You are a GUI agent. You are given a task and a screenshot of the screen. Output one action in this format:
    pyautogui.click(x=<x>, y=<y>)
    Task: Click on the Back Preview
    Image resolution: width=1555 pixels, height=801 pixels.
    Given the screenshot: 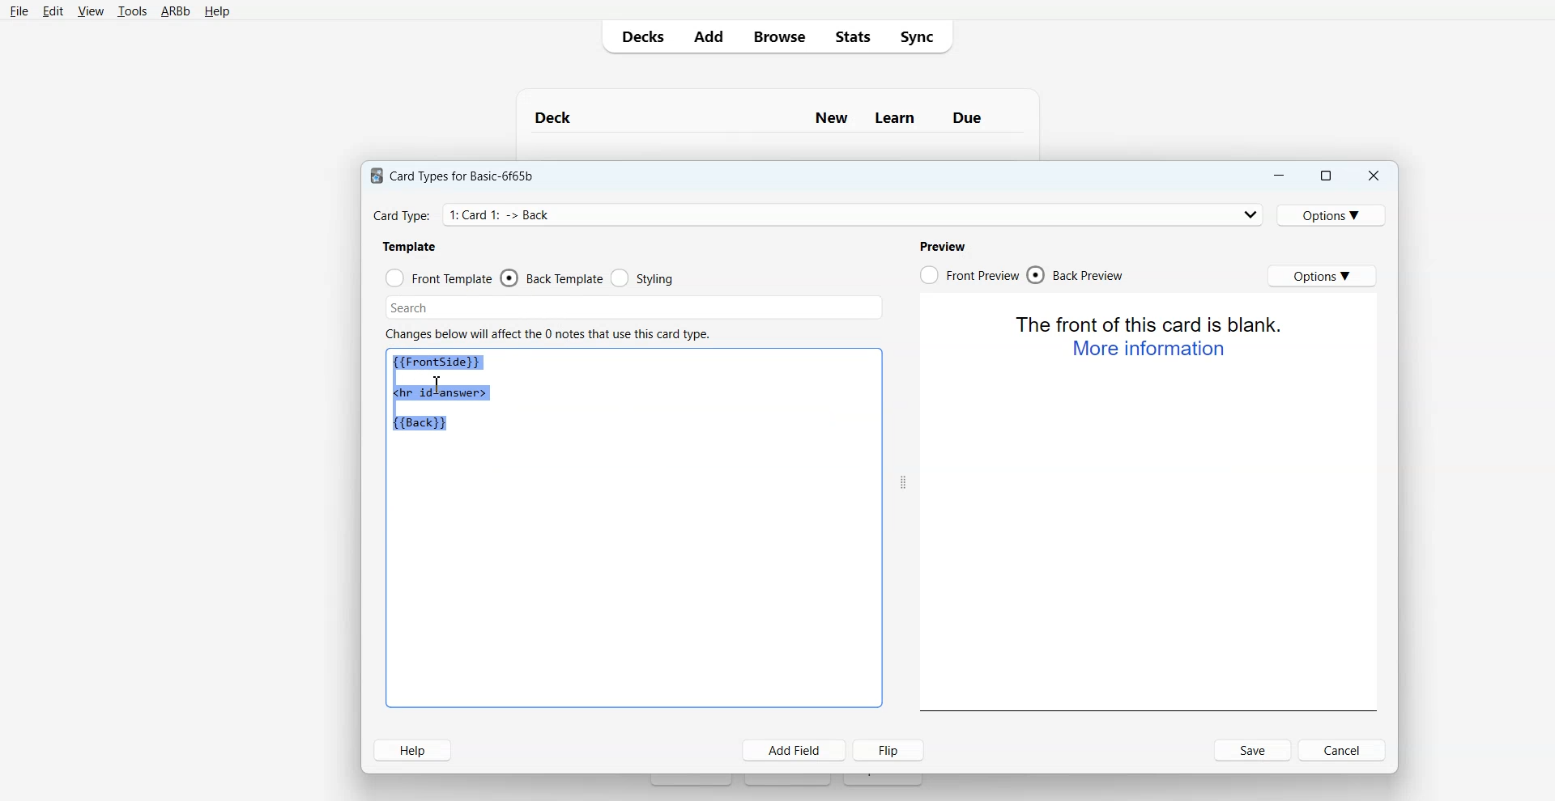 What is the action you would take?
    pyautogui.click(x=1078, y=275)
    